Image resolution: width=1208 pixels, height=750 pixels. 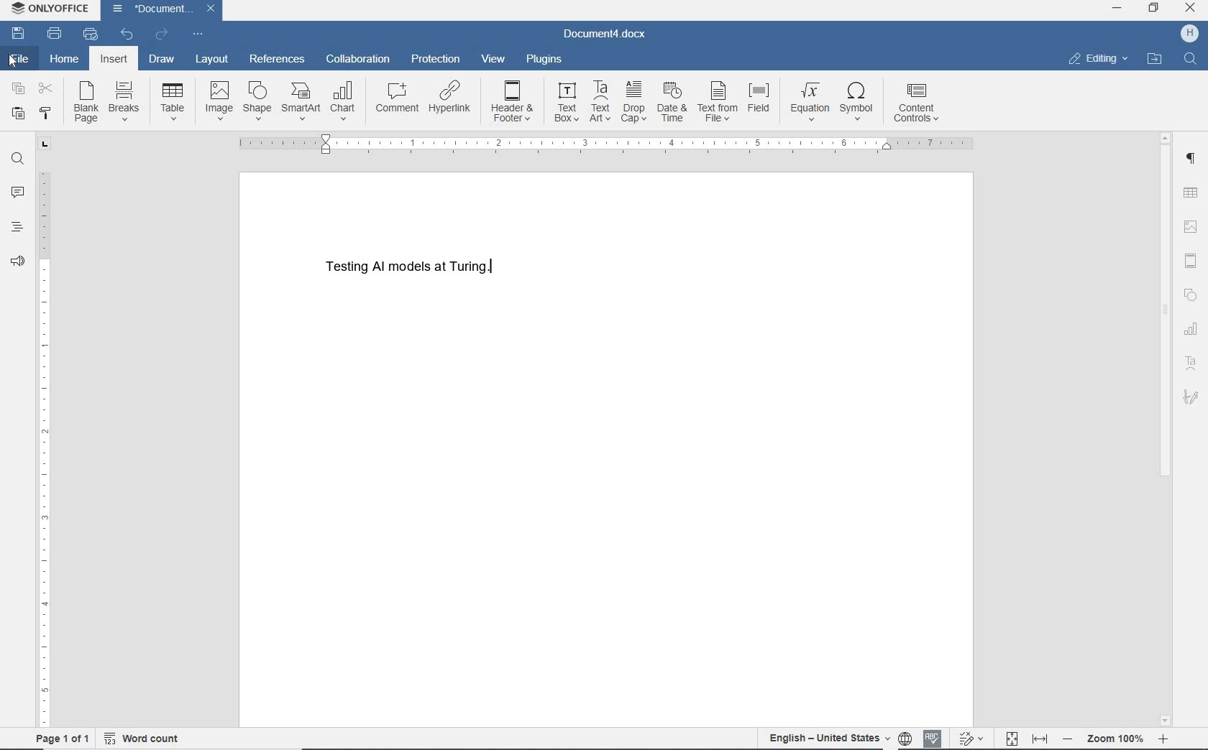 I want to click on symbol, so click(x=859, y=102).